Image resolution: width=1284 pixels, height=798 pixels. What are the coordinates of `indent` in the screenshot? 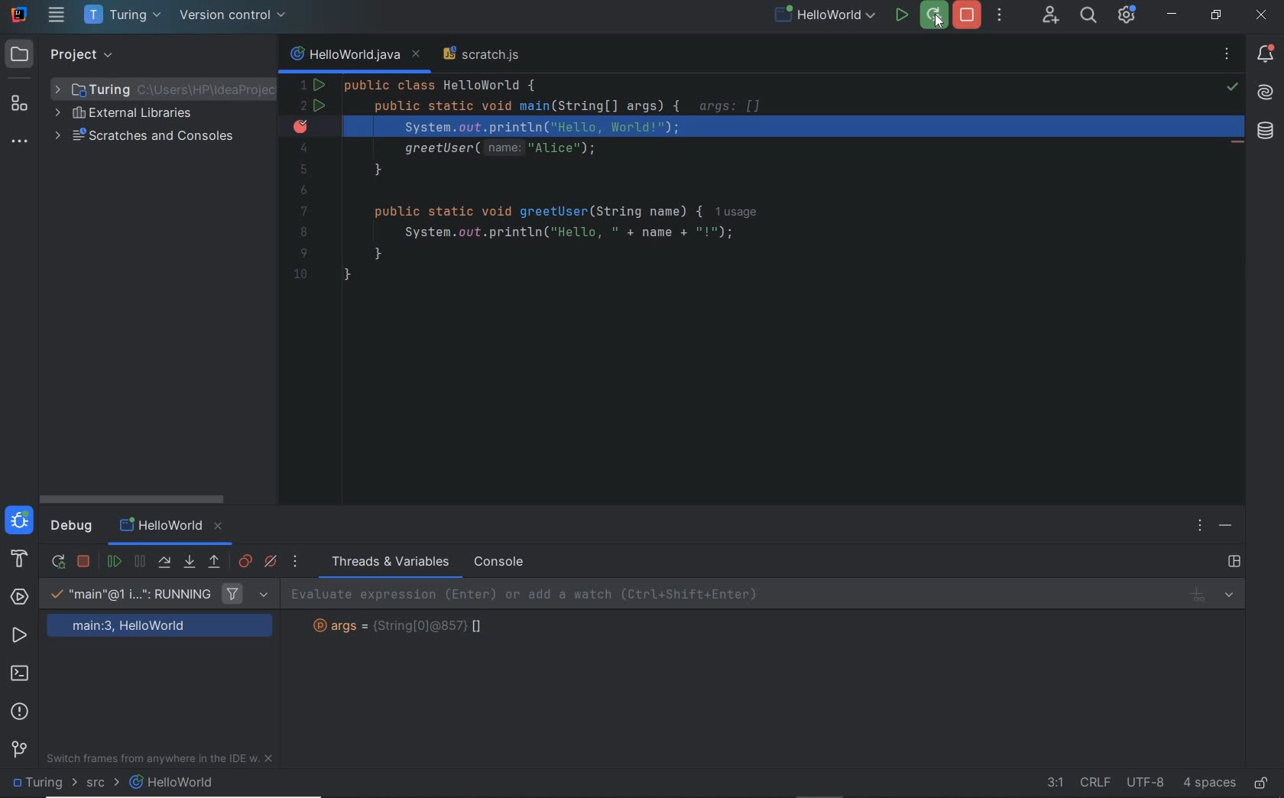 It's located at (1210, 783).